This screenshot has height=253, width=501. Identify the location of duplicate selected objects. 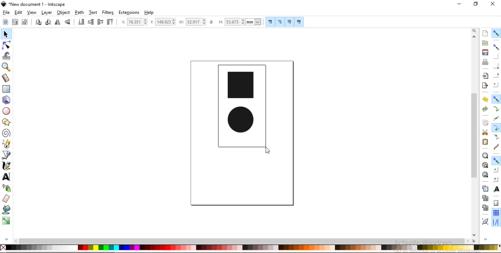
(486, 189).